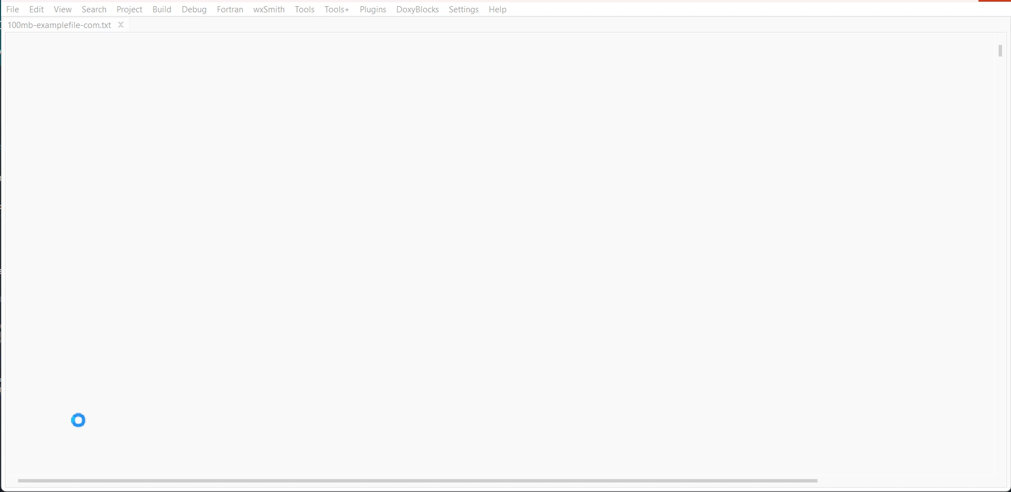 The height and width of the screenshot is (492, 1011). Describe the element at coordinates (64, 9) in the screenshot. I see `View` at that location.